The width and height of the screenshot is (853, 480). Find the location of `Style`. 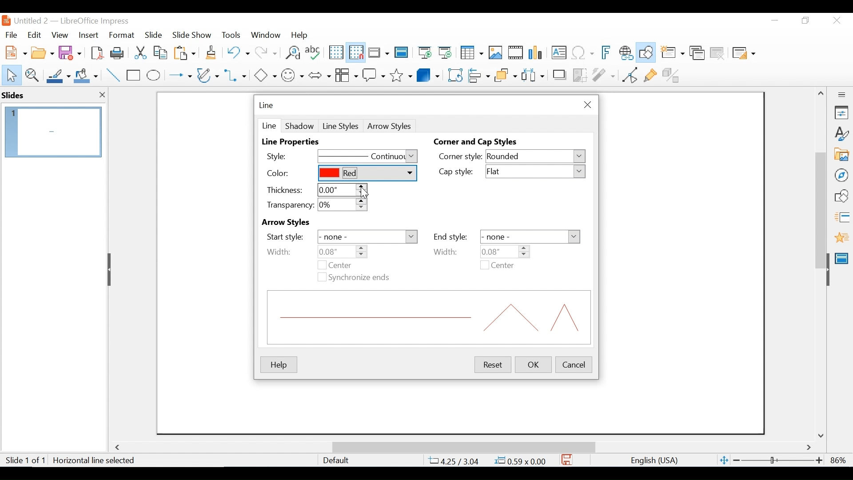

Style is located at coordinates (286, 156).